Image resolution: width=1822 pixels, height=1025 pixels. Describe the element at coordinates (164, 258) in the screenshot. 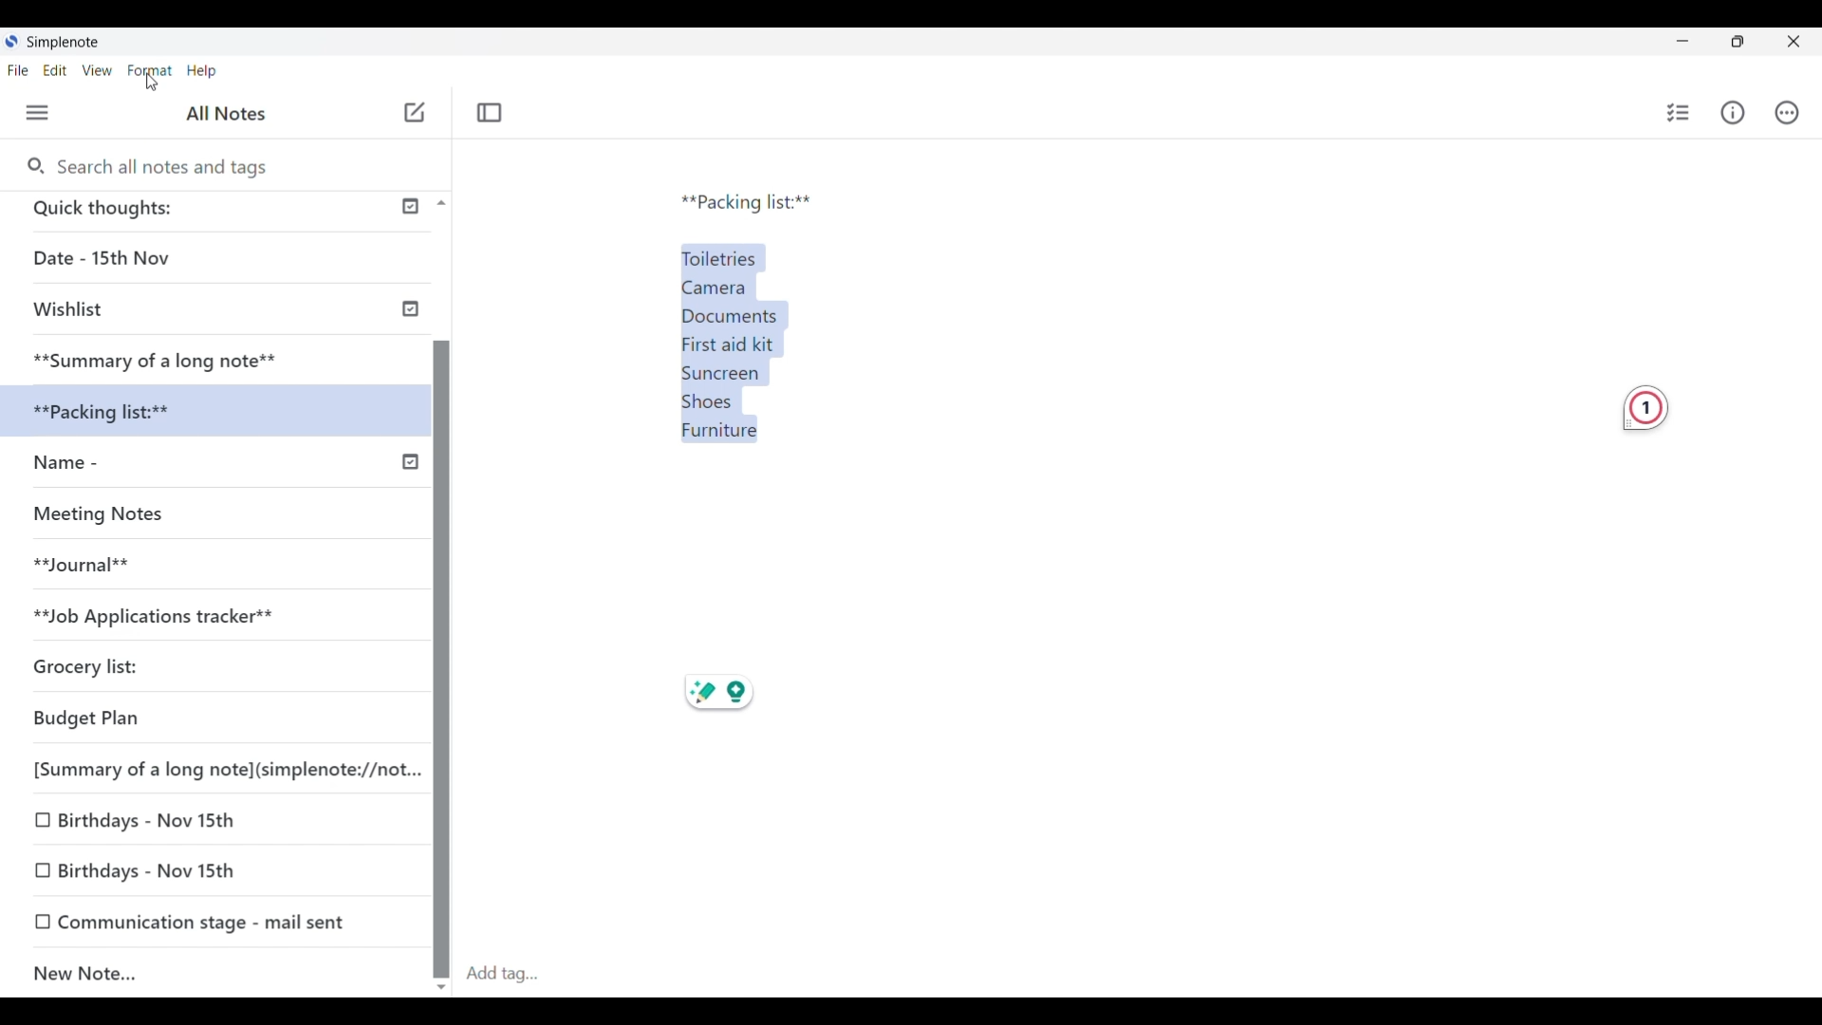

I see `Date - 15th Nov` at that location.